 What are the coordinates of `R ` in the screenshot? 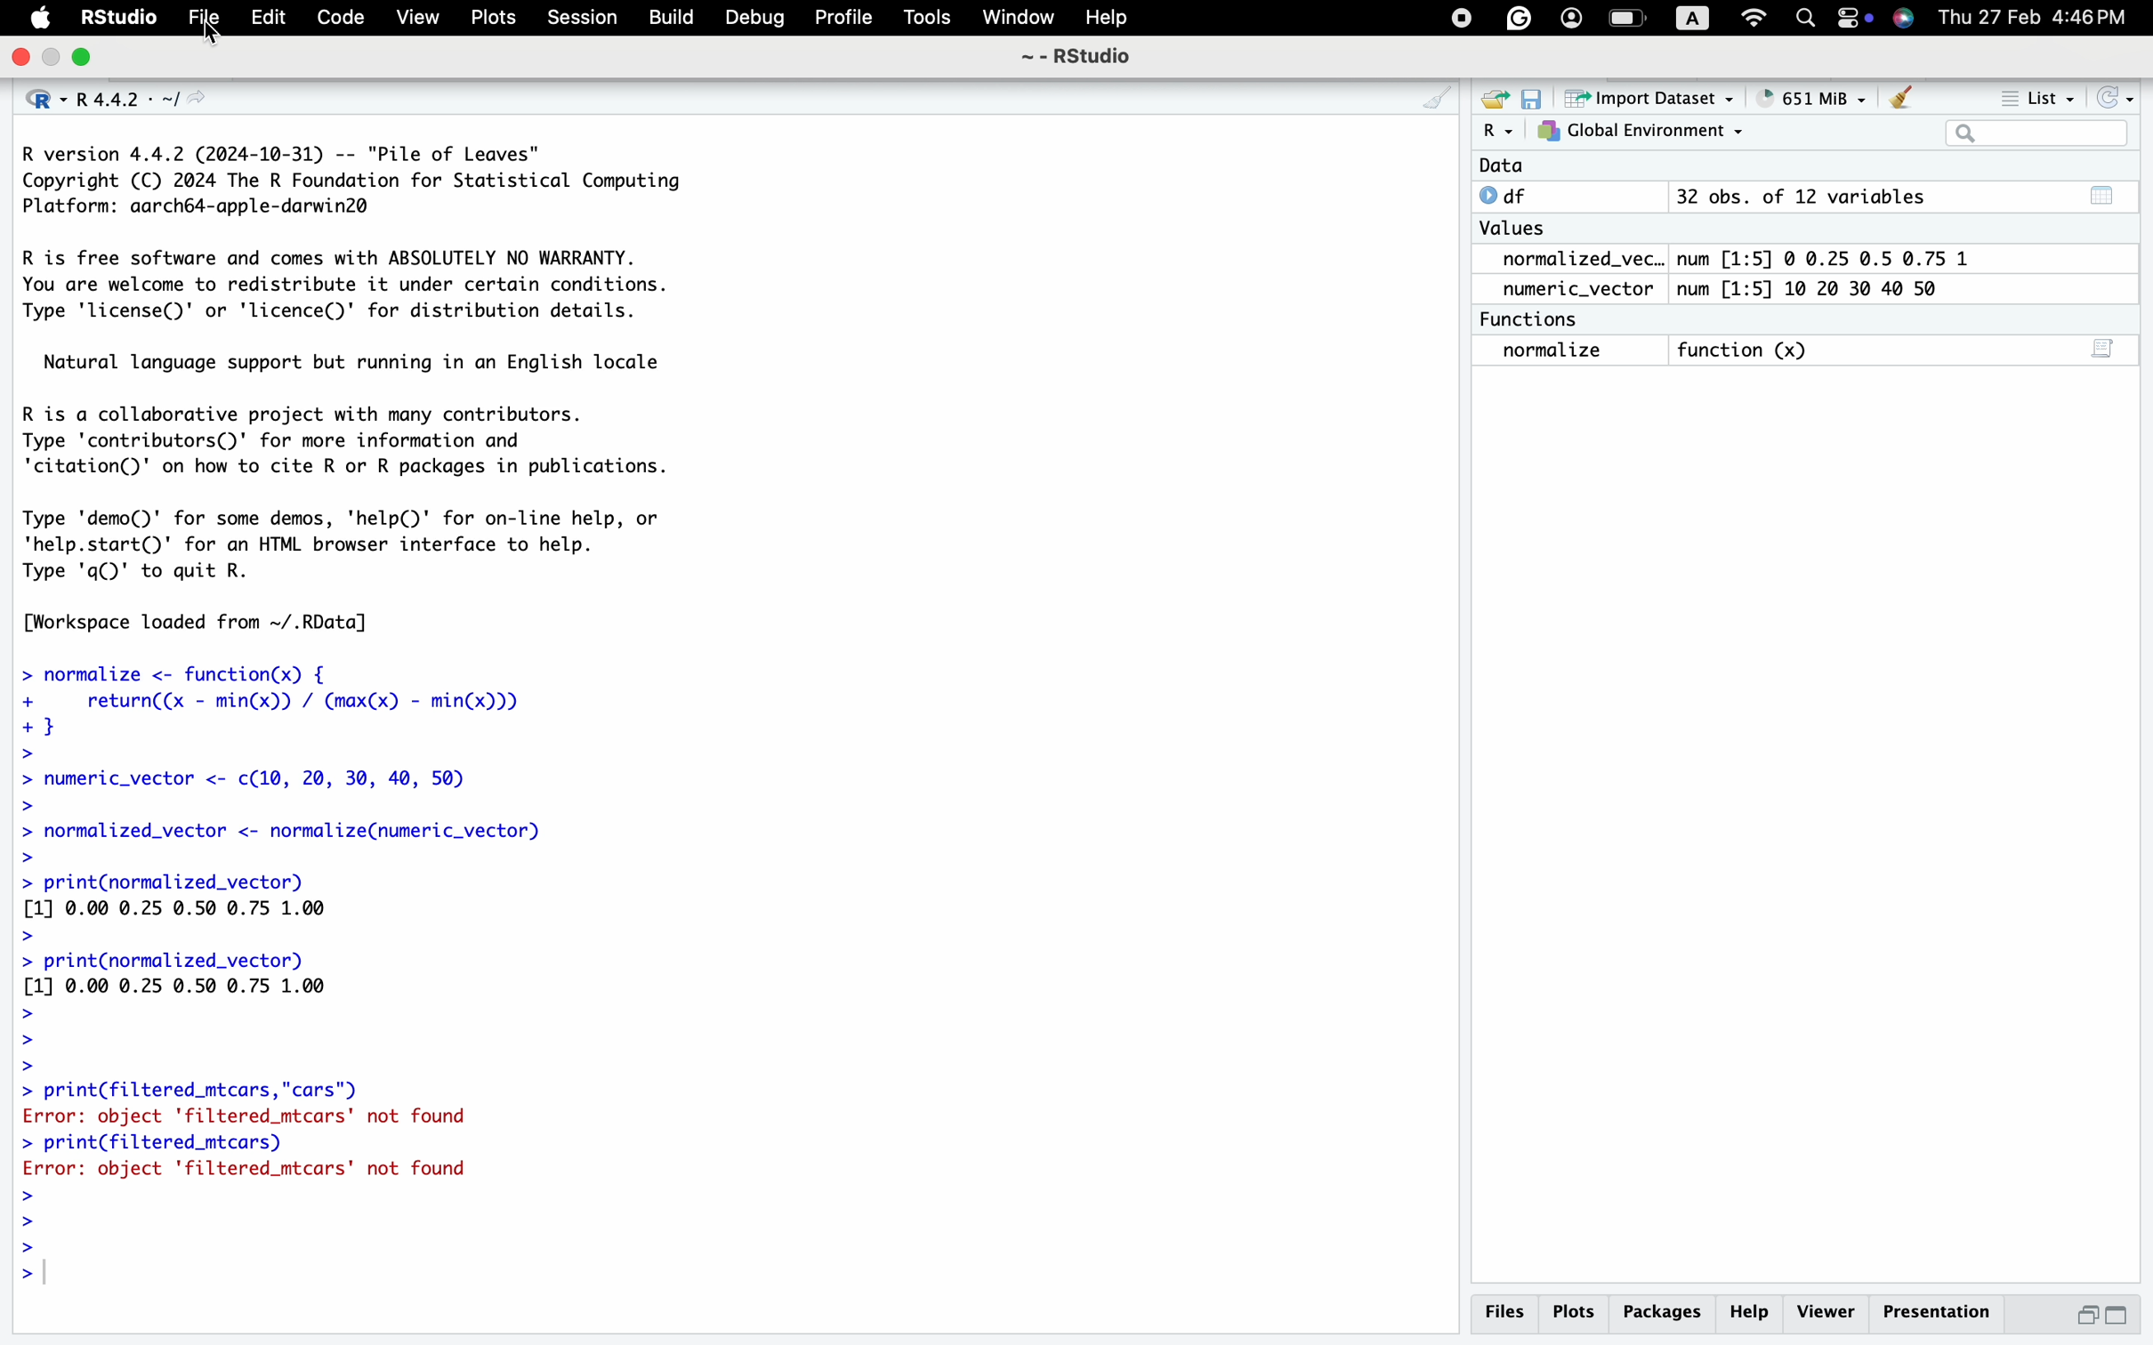 It's located at (1498, 131).